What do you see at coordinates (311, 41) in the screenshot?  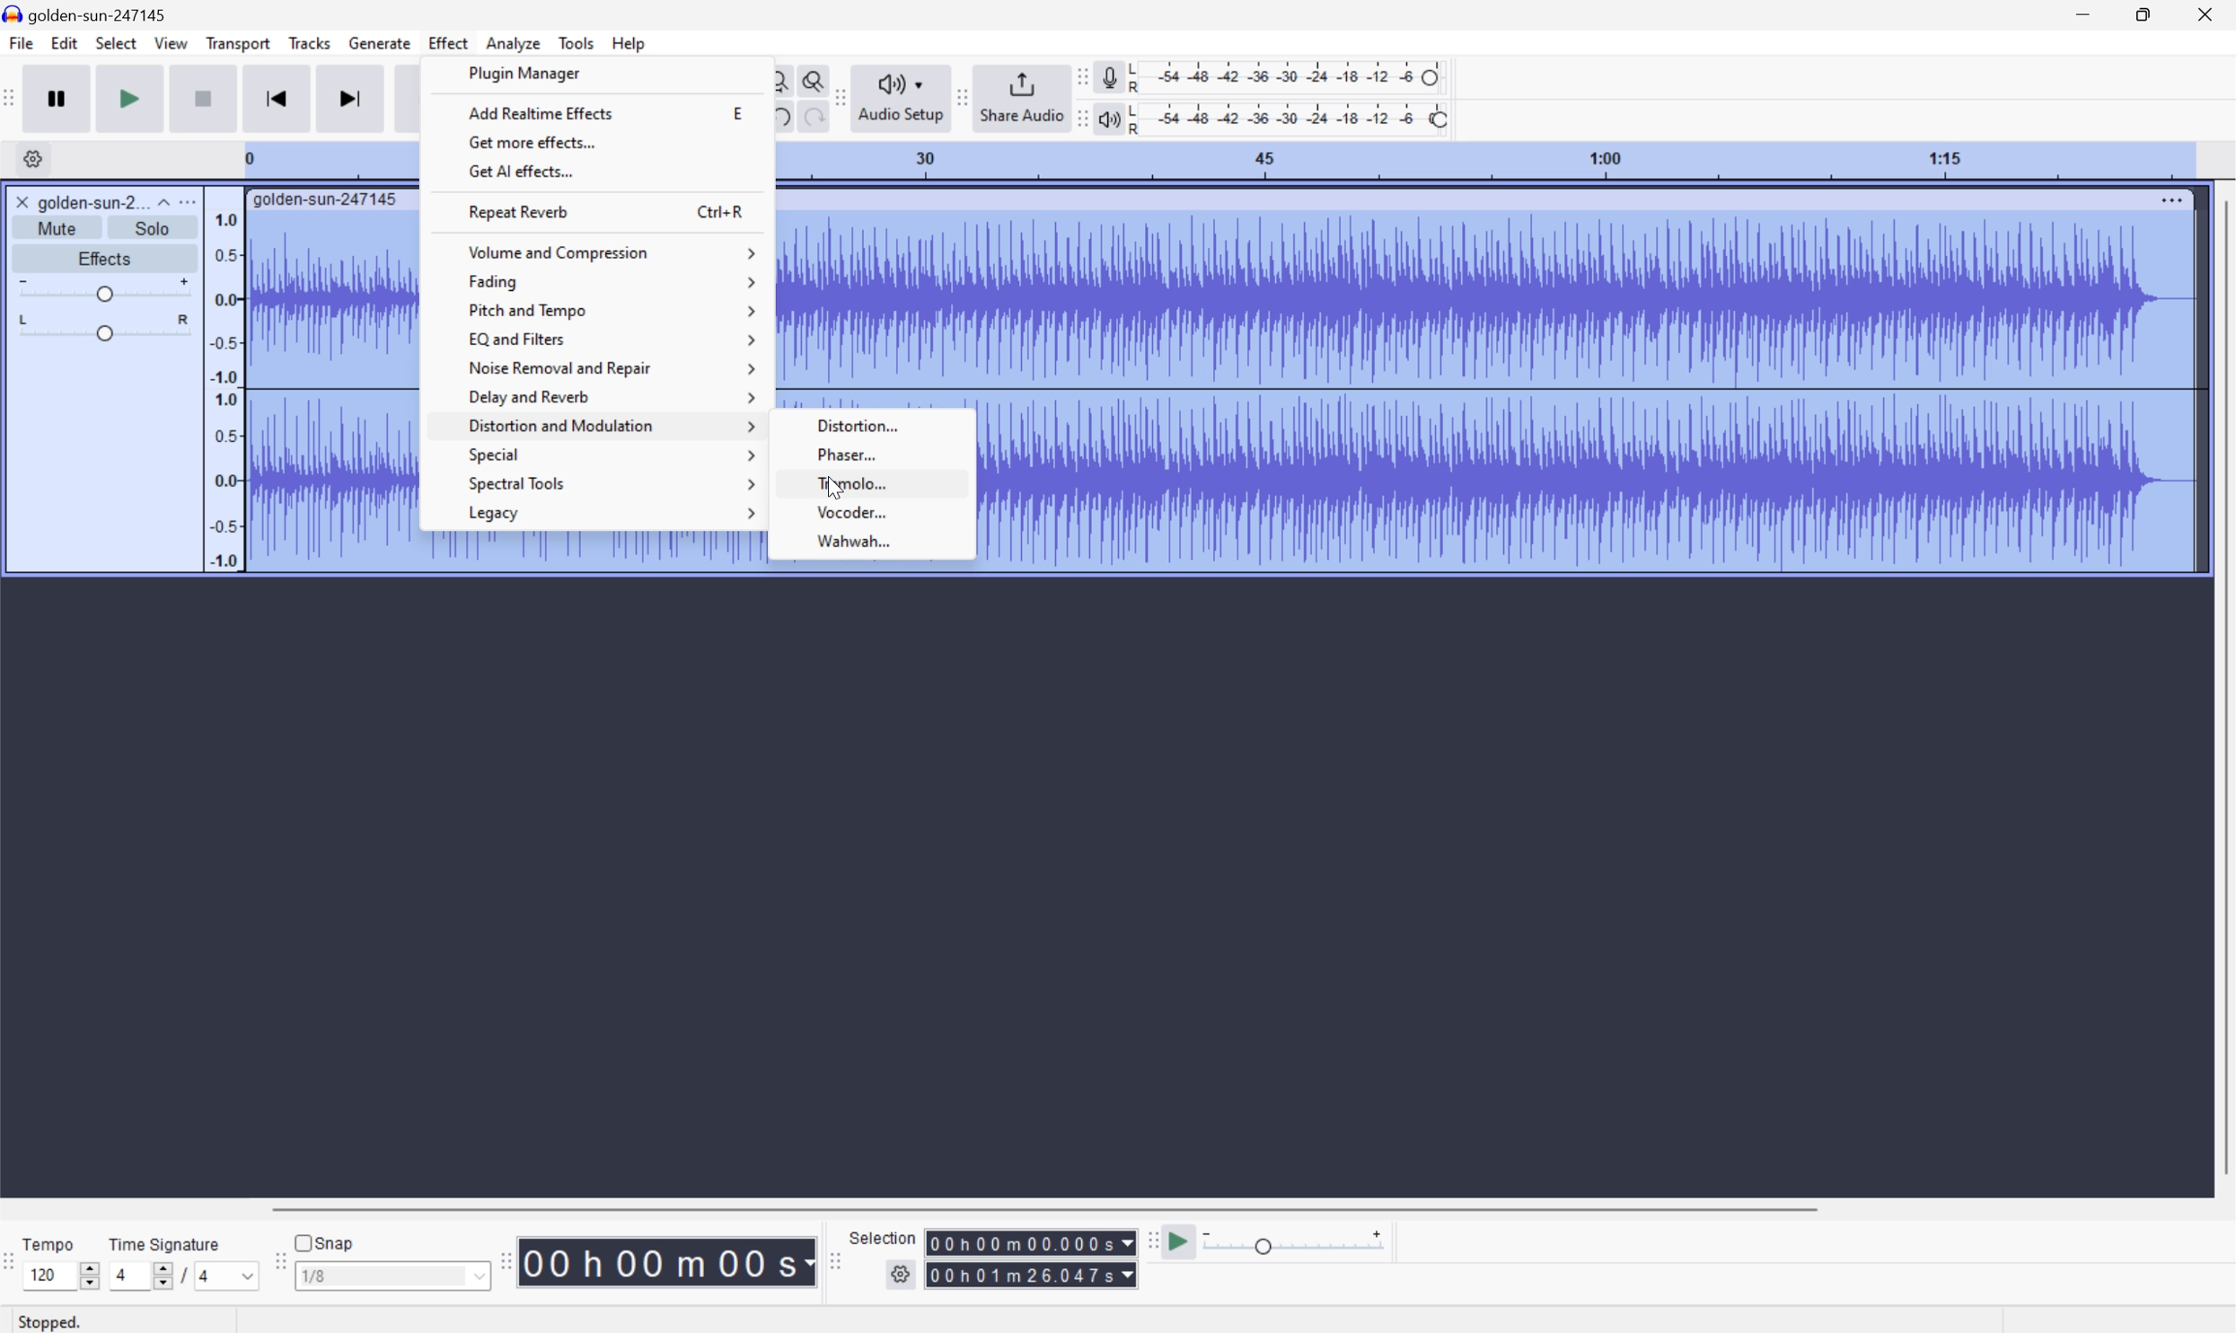 I see `Tracks` at bounding box center [311, 41].